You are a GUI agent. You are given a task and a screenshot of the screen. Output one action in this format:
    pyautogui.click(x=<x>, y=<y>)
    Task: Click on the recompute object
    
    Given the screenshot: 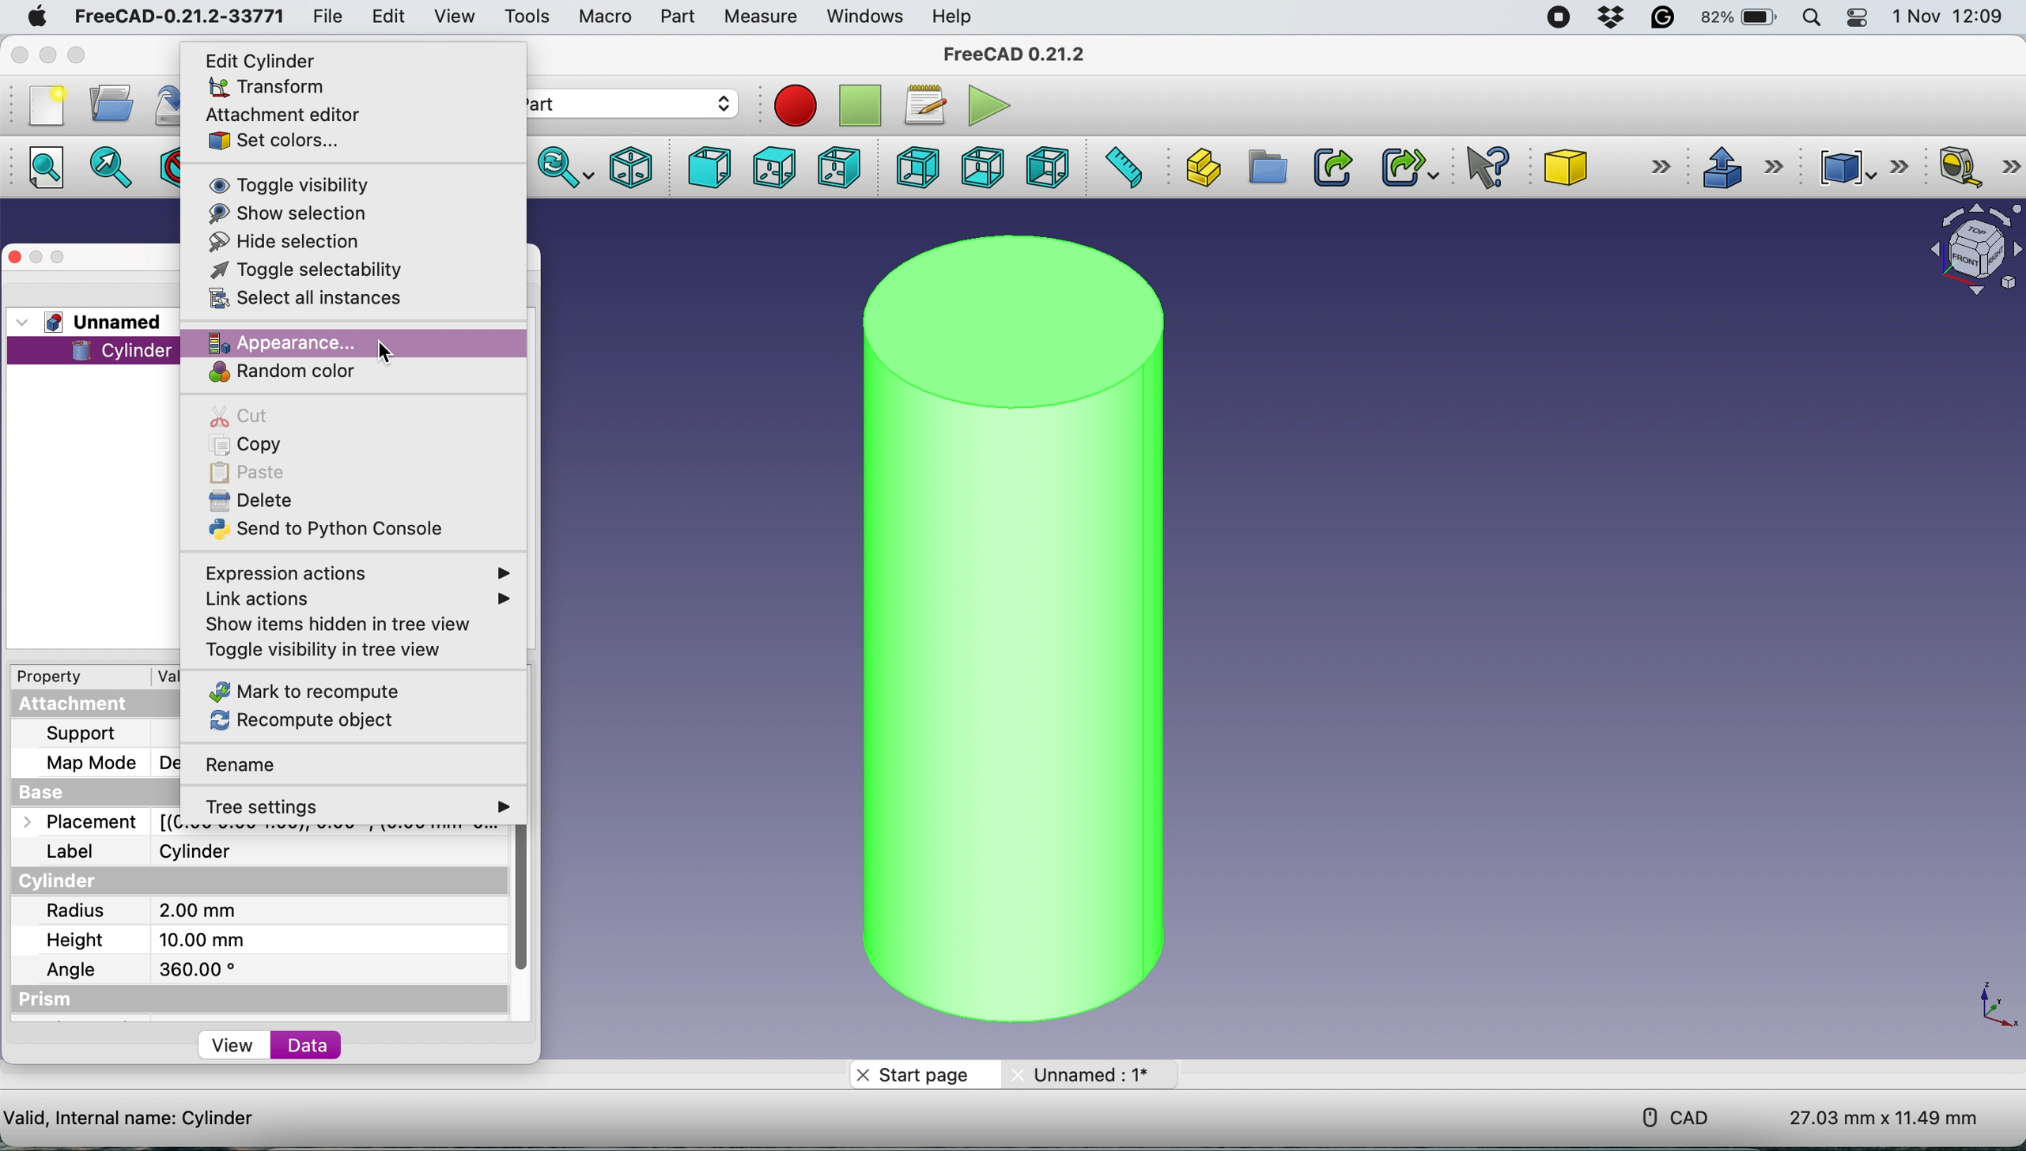 What is the action you would take?
    pyautogui.click(x=308, y=721)
    